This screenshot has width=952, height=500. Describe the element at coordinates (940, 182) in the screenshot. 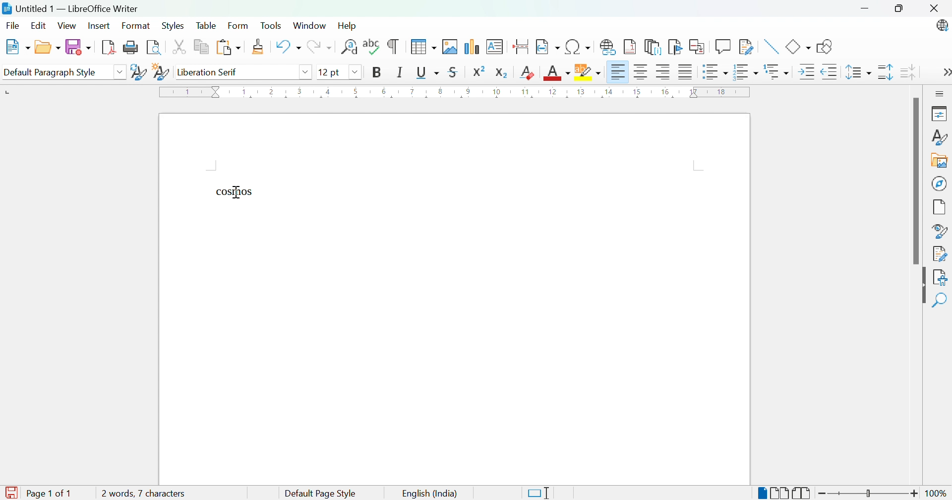

I see `Navigator` at that location.